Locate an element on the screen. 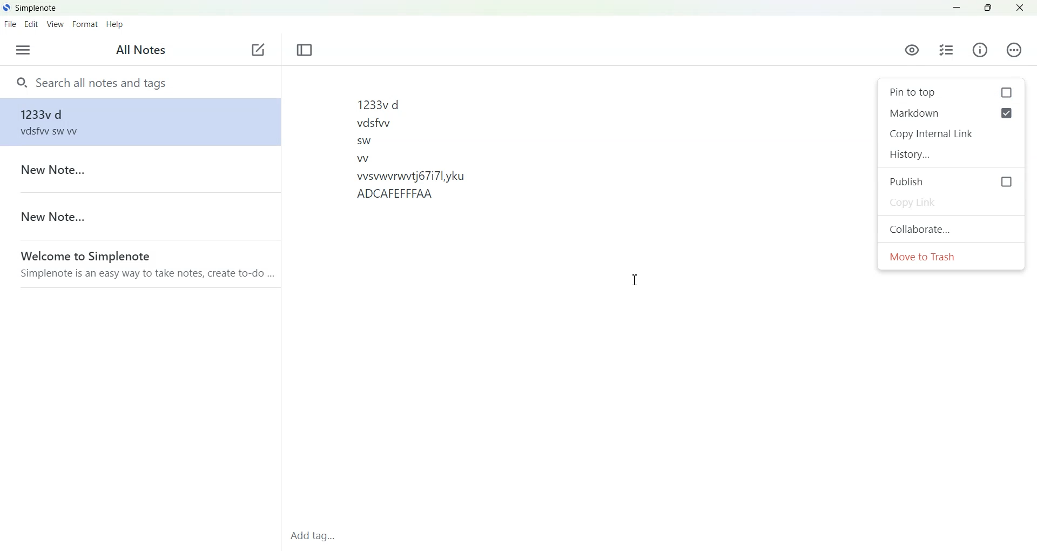 This screenshot has height=551, width=1037. View is located at coordinates (56, 24).